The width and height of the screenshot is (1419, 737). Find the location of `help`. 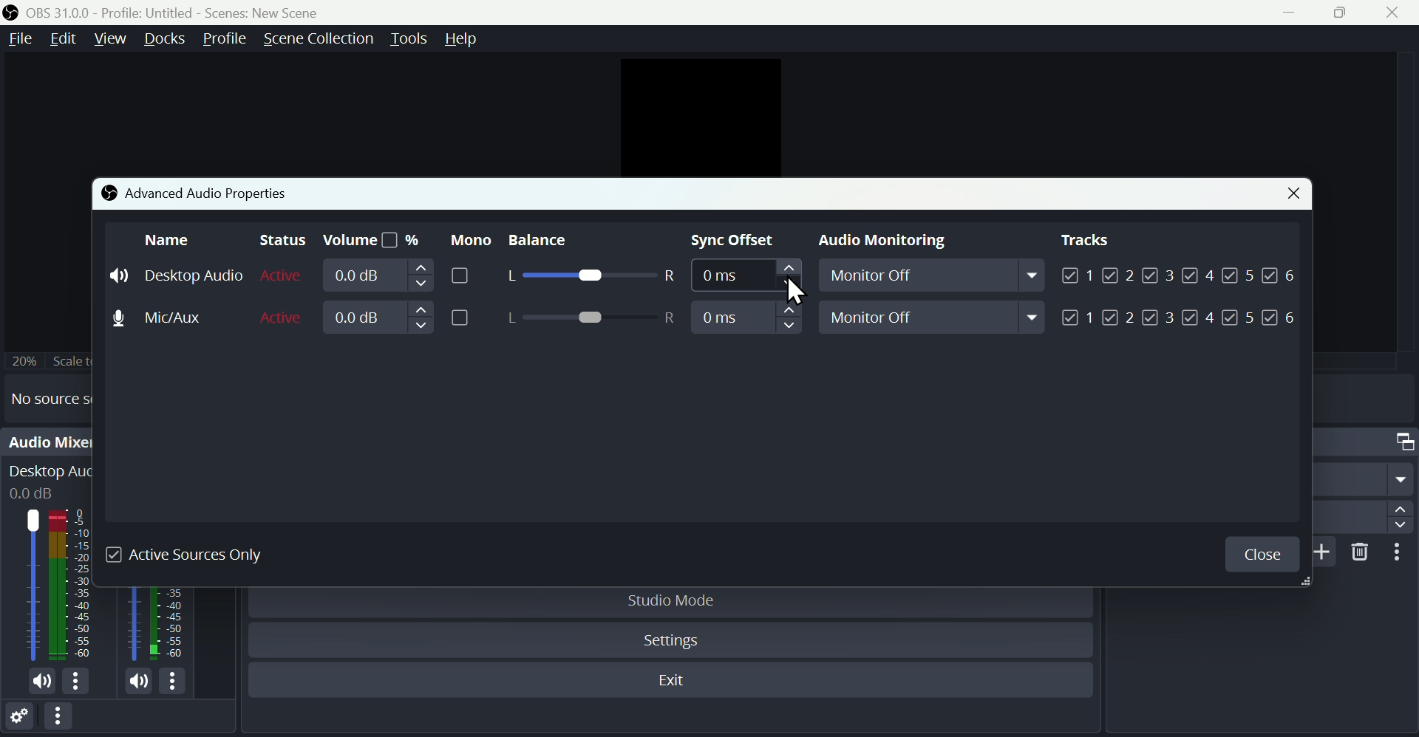

help is located at coordinates (464, 38).